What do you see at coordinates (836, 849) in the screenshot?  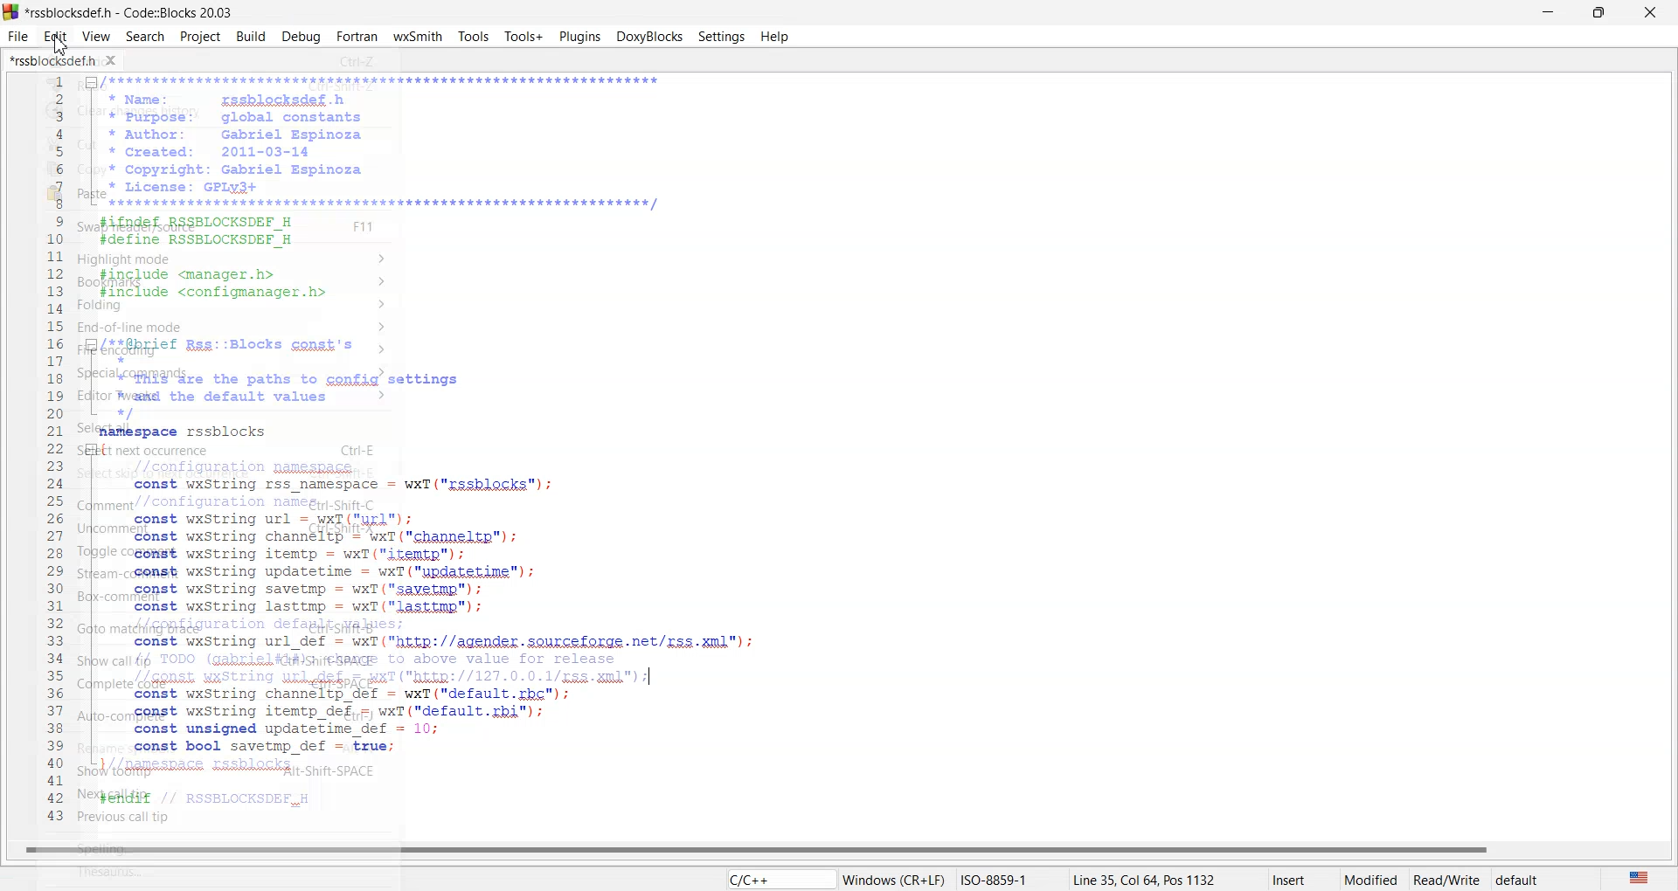 I see `Horizontal scroll war` at bounding box center [836, 849].